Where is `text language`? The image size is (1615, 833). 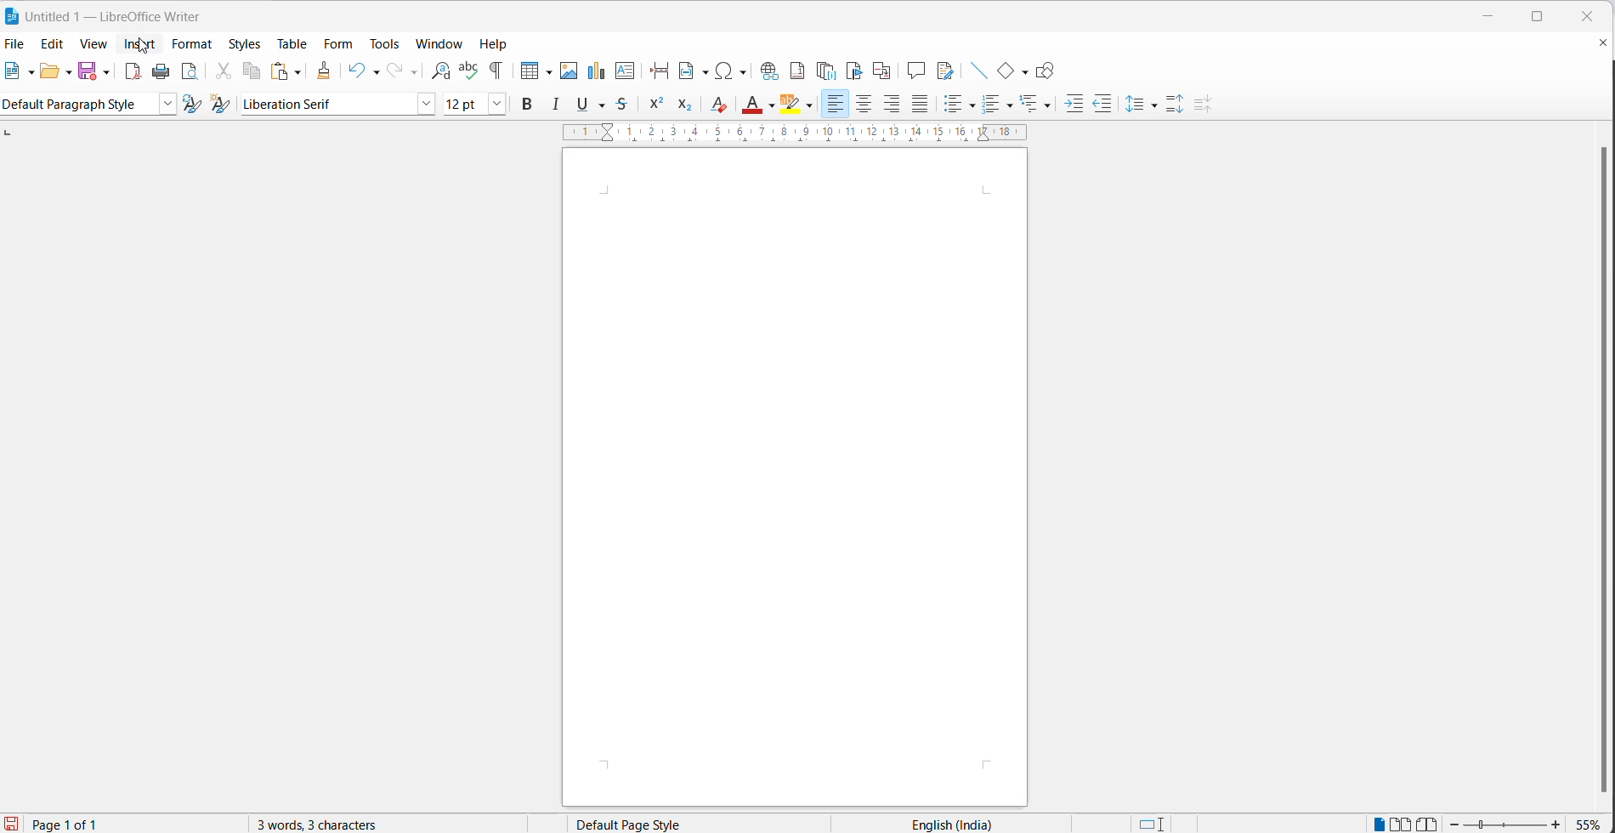 text language is located at coordinates (972, 822).